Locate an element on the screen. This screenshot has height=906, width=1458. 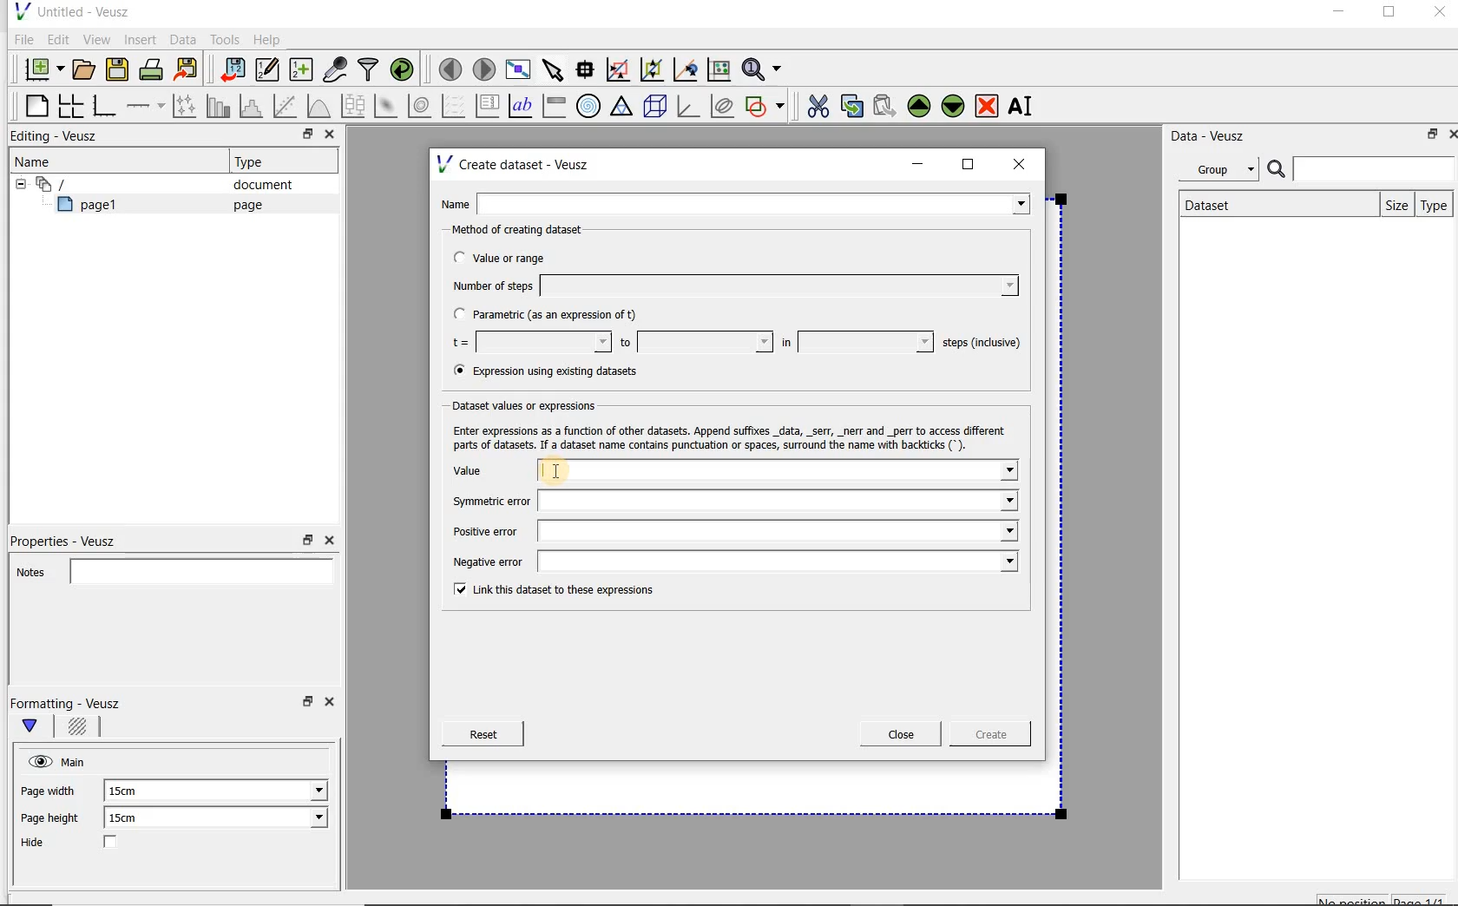
Close is located at coordinates (901, 734).